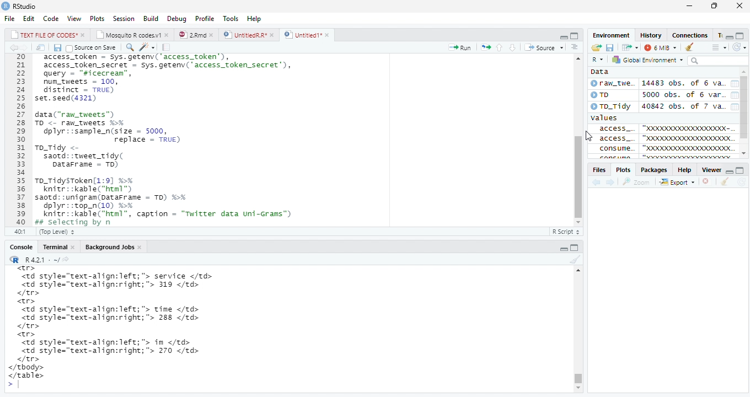 The width and height of the screenshot is (750, 397). I want to click on show outline, so click(717, 47).